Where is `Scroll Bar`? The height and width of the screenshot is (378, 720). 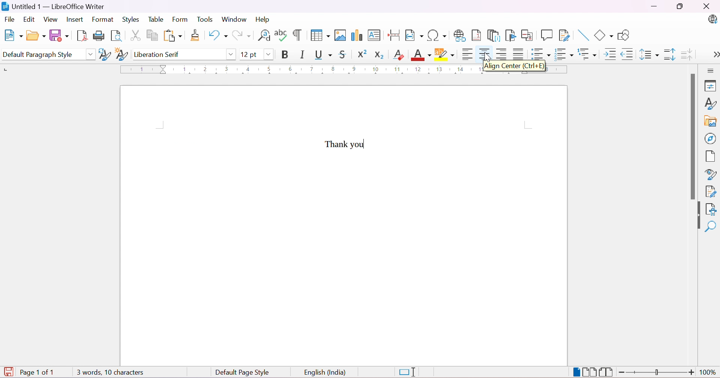 Scroll Bar is located at coordinates (691, 136).